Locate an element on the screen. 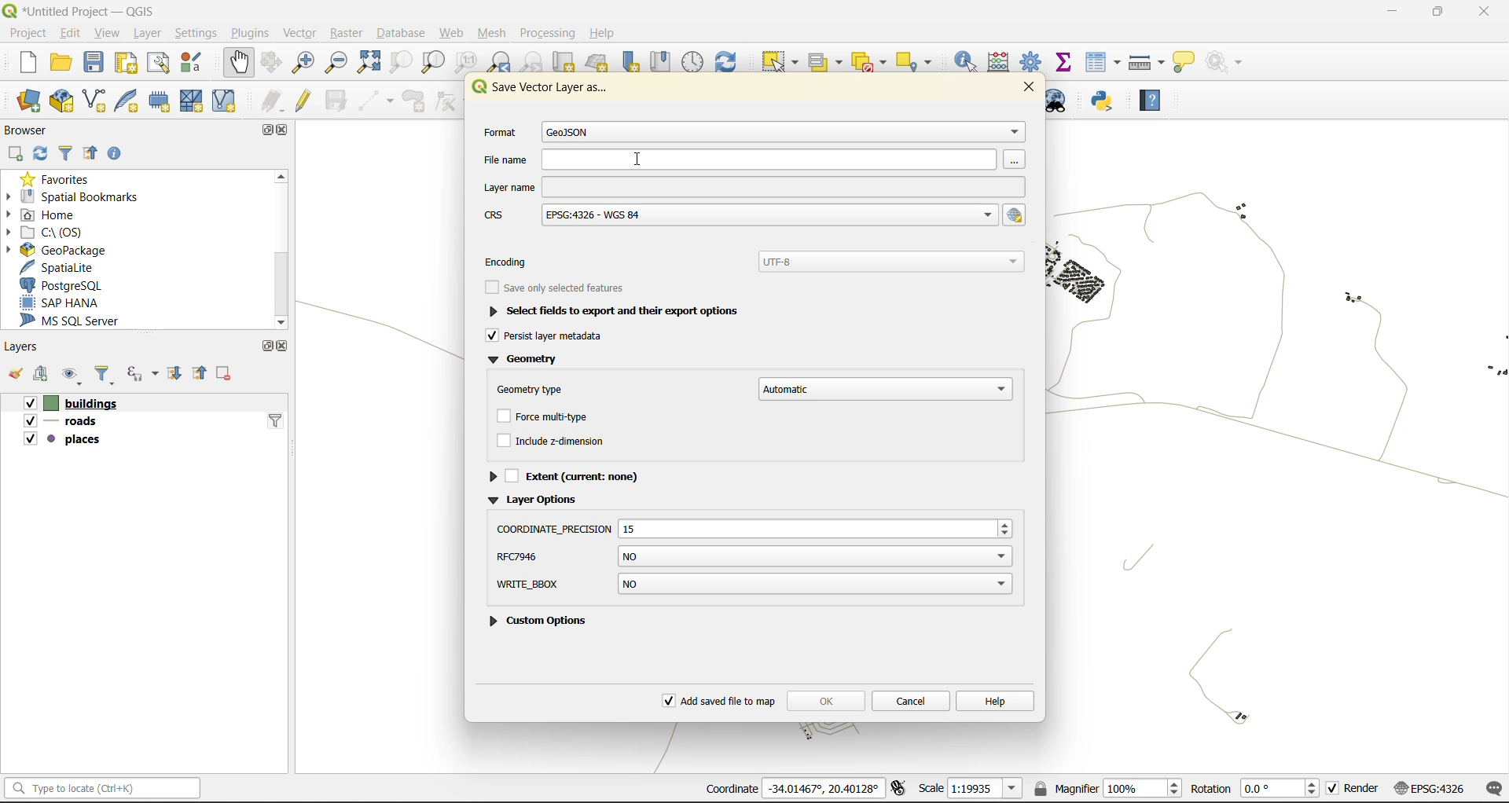 Image resolution: width=1509 pixels, height=803 pixels. select location is located at coordinates (919, 62).